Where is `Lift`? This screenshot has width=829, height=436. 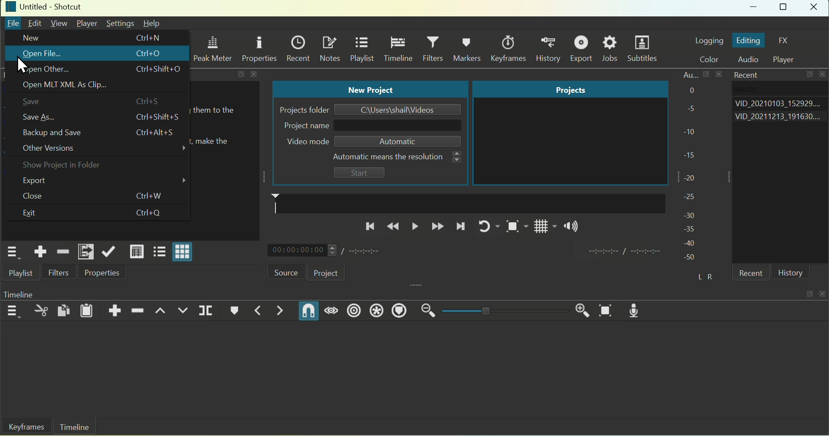
Lift is located at coordinates (161, 312).